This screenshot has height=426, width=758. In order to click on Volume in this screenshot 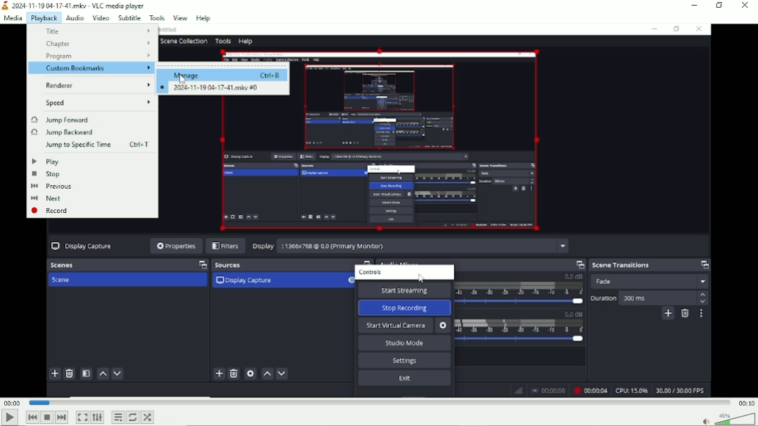, I will do `click(727, 419)`.